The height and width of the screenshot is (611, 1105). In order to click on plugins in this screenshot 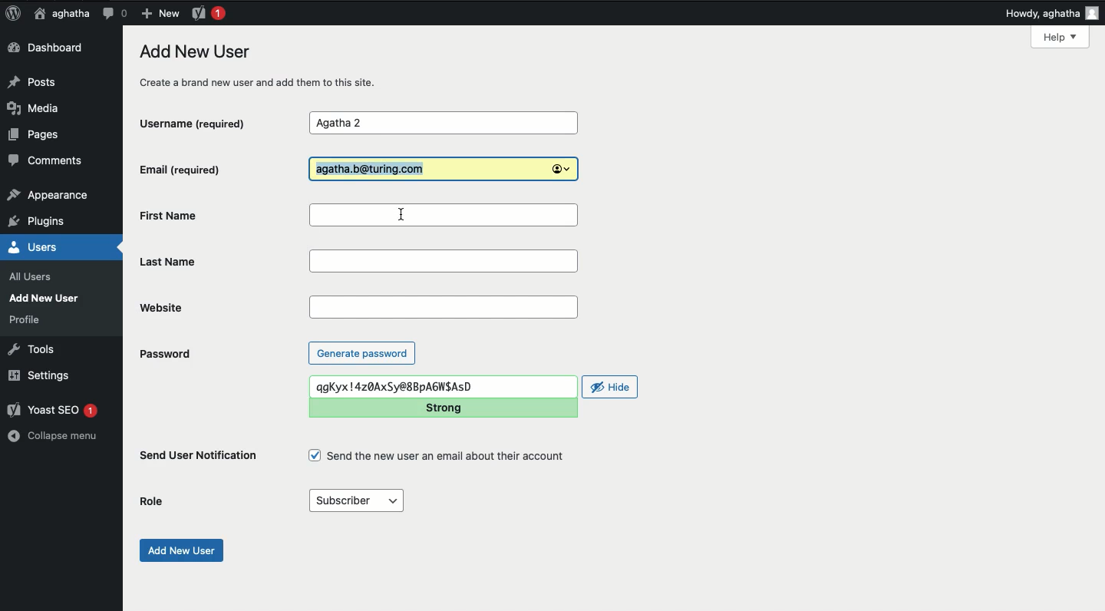, I will do `click(45, 222)`.